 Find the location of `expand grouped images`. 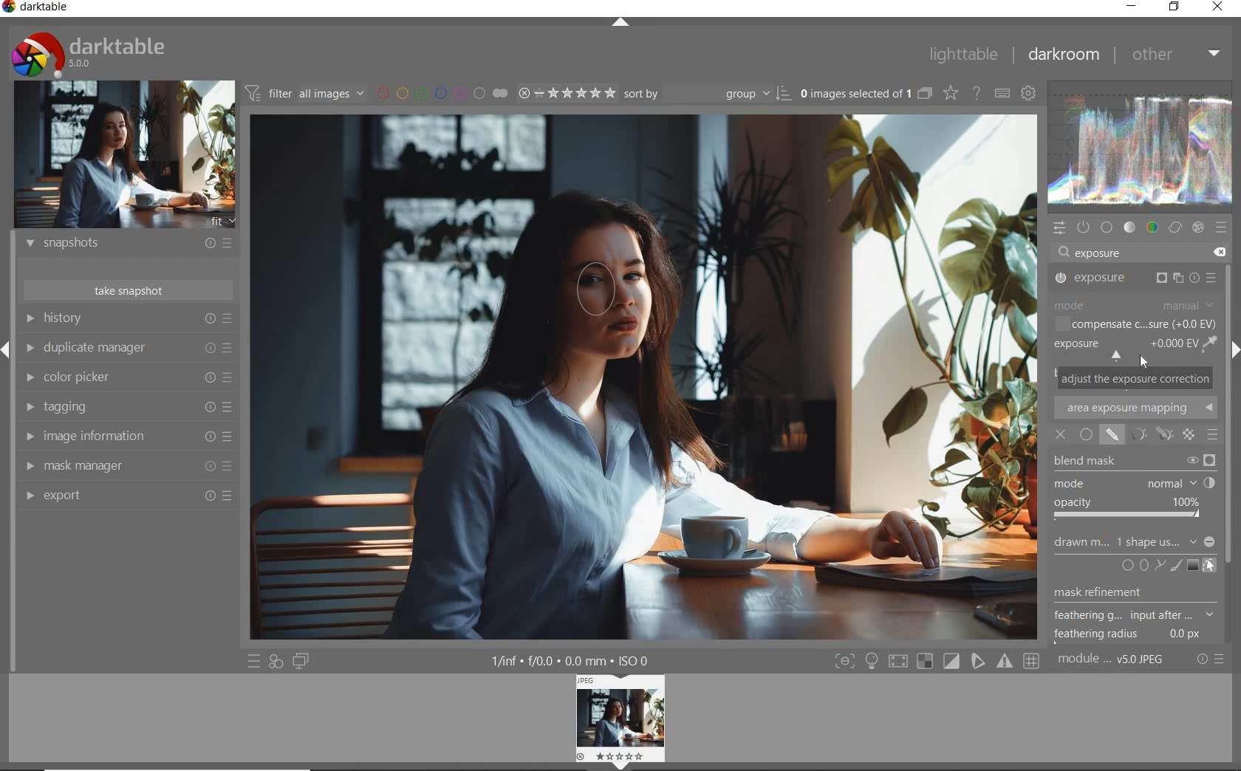

expand grouped images is located at coordinates (867, 95).